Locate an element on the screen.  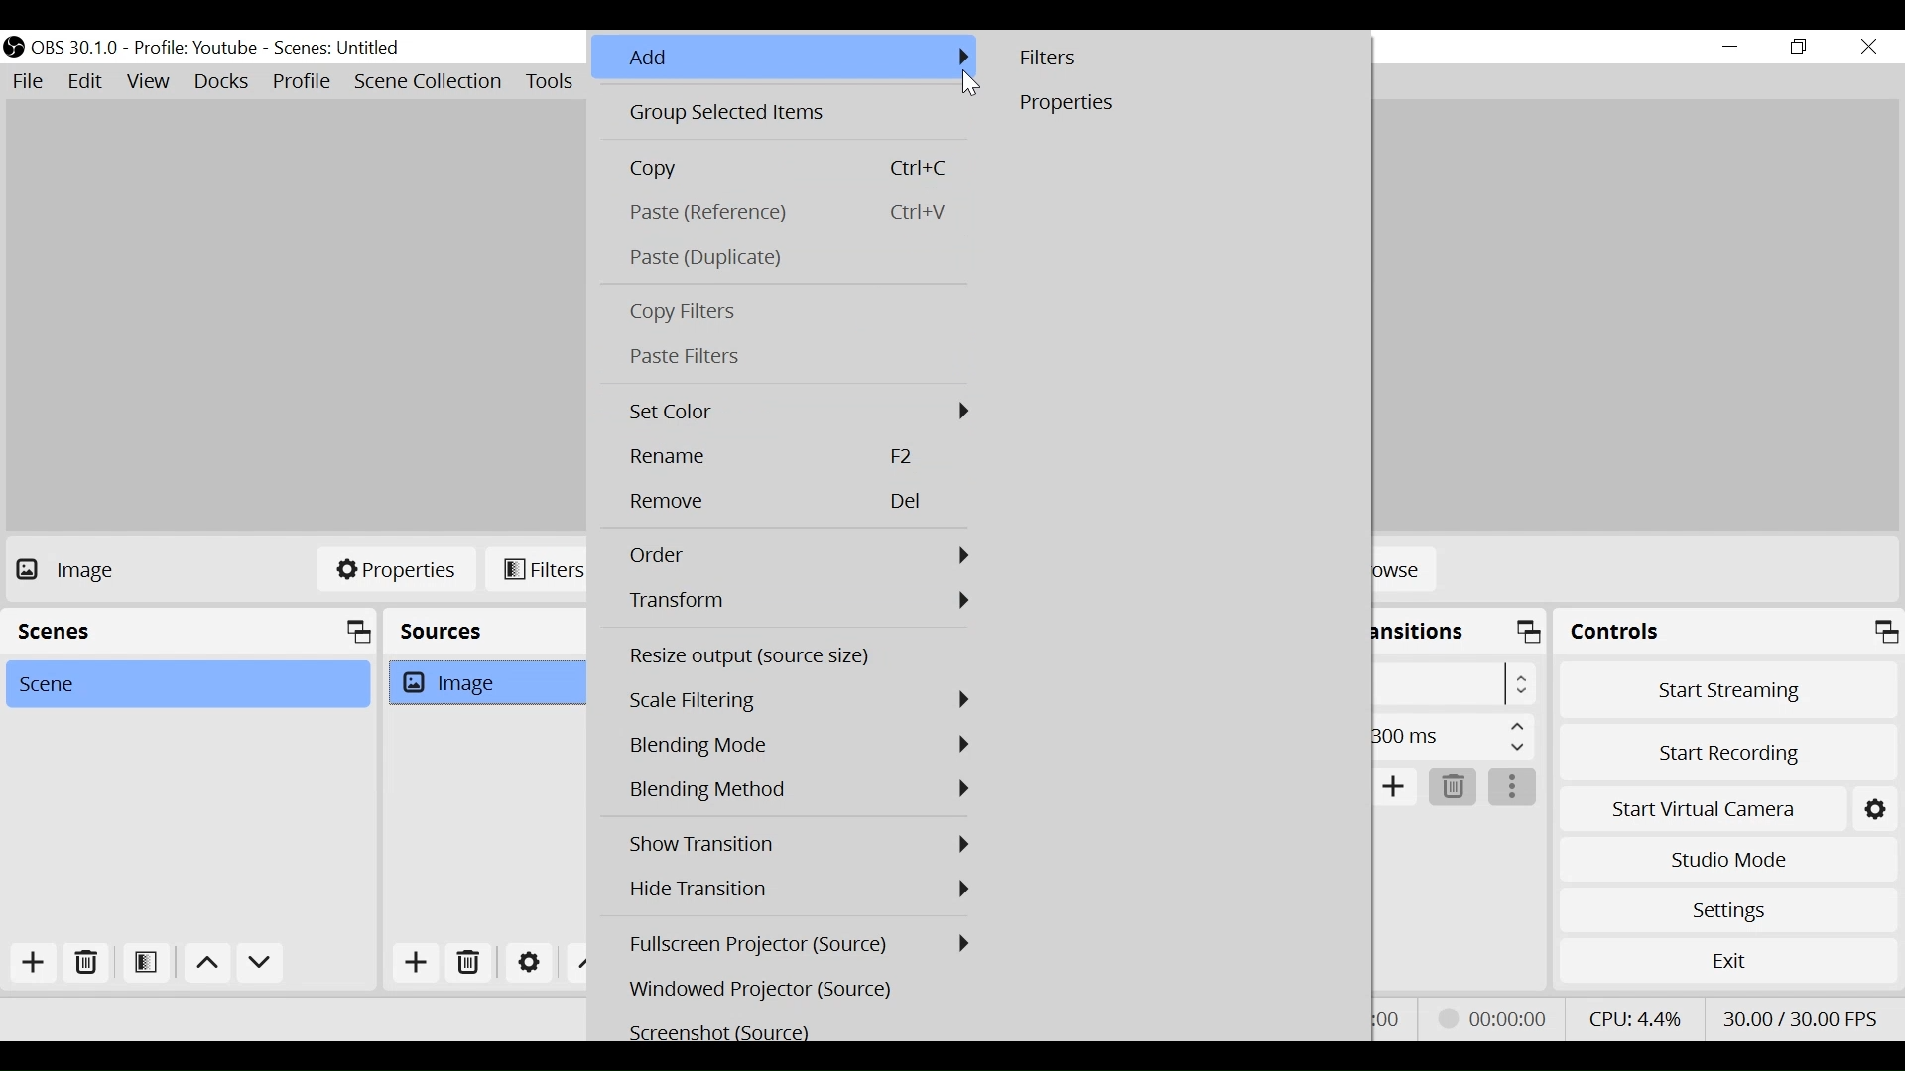
Paste(Reference) is located at coordinates (795, 212).